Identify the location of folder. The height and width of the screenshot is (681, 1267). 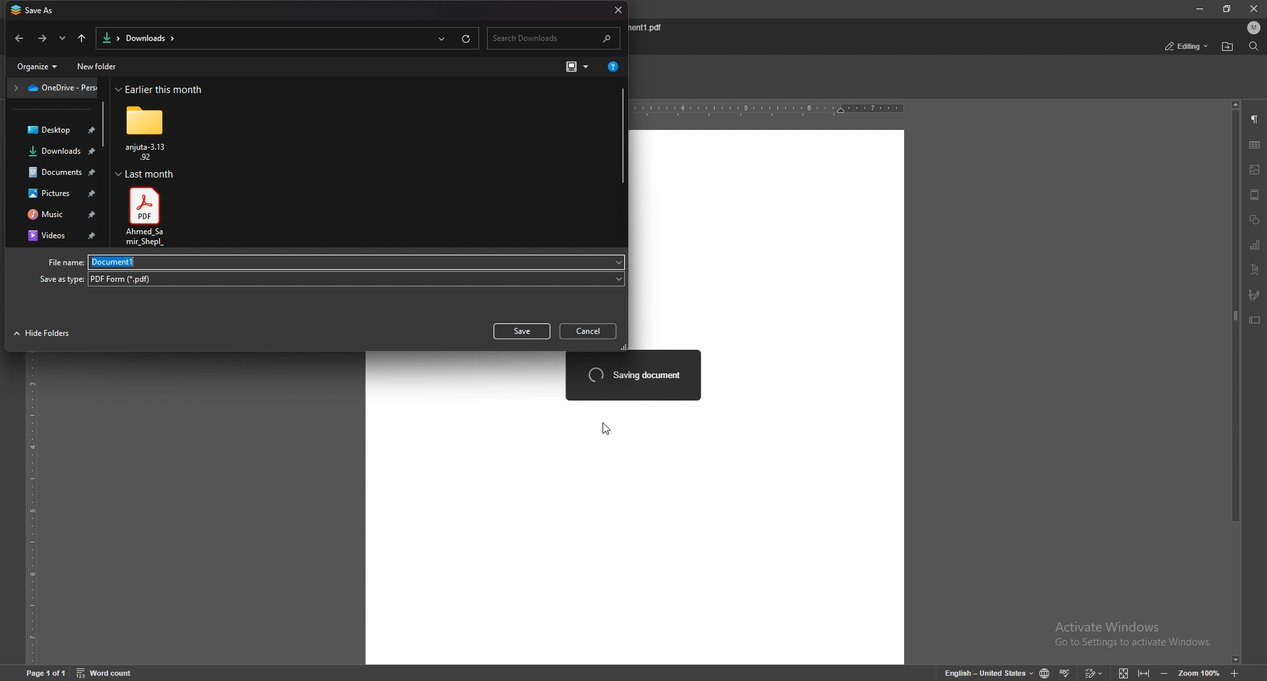
(148, 132).